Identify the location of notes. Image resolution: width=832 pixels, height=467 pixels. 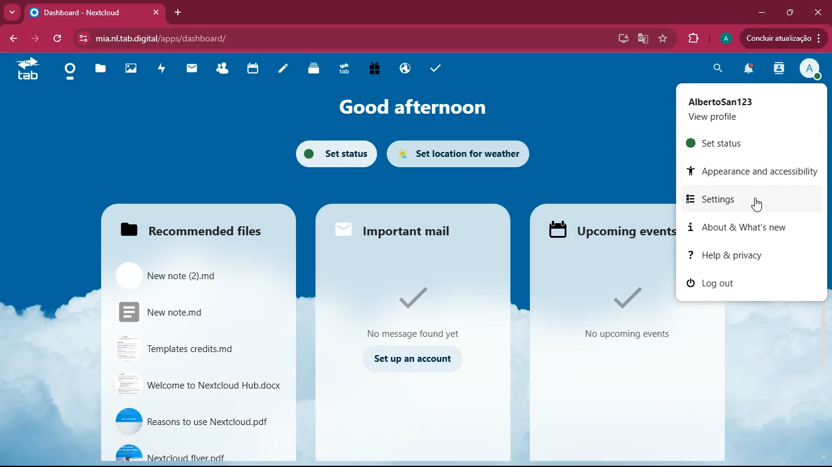
(284, 68).